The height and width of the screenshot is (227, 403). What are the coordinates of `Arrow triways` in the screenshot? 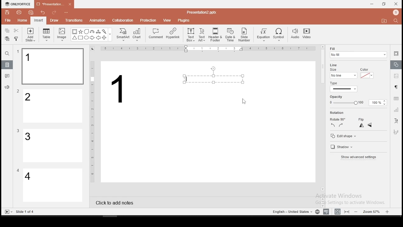 It's located at (99, 32).